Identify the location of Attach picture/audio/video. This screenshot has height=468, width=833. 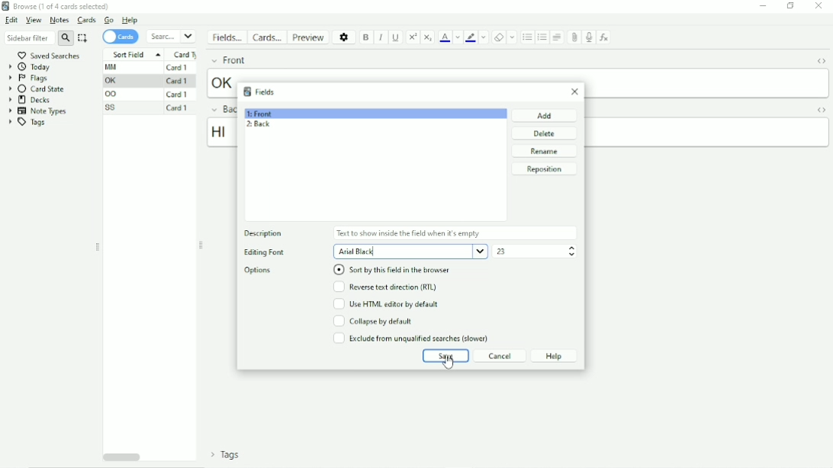
(575, 37).